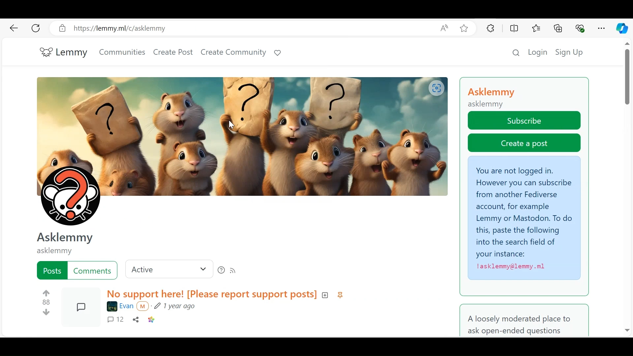 Image resolution: width=633 pixels, height=356 pixels. What do you see at coordinates (58, 29) in the screenshot?
I see `Refresh` at bounding box center [58, 29].